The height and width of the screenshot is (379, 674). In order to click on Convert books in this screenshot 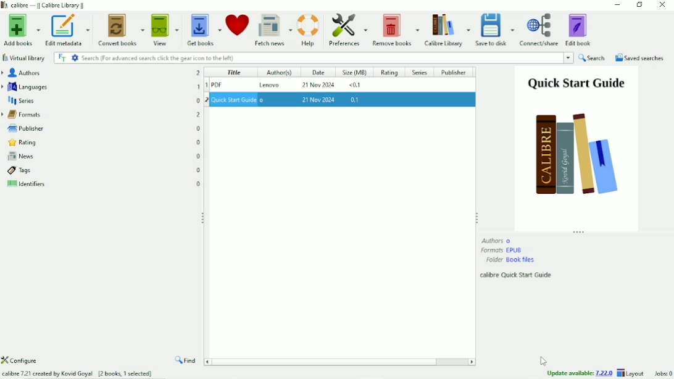, I will do `click(122, 28)`.